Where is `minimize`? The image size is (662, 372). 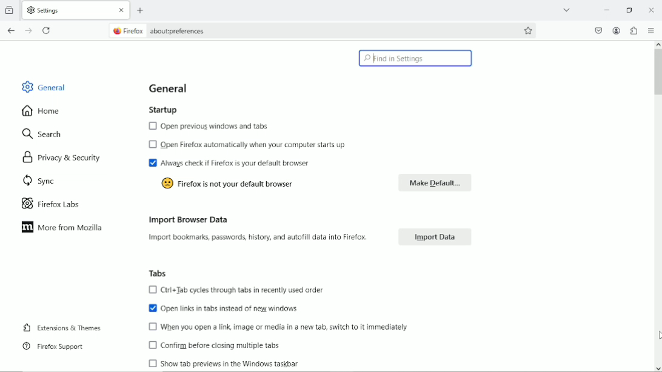 minimize is located at coordinates (606, 9).